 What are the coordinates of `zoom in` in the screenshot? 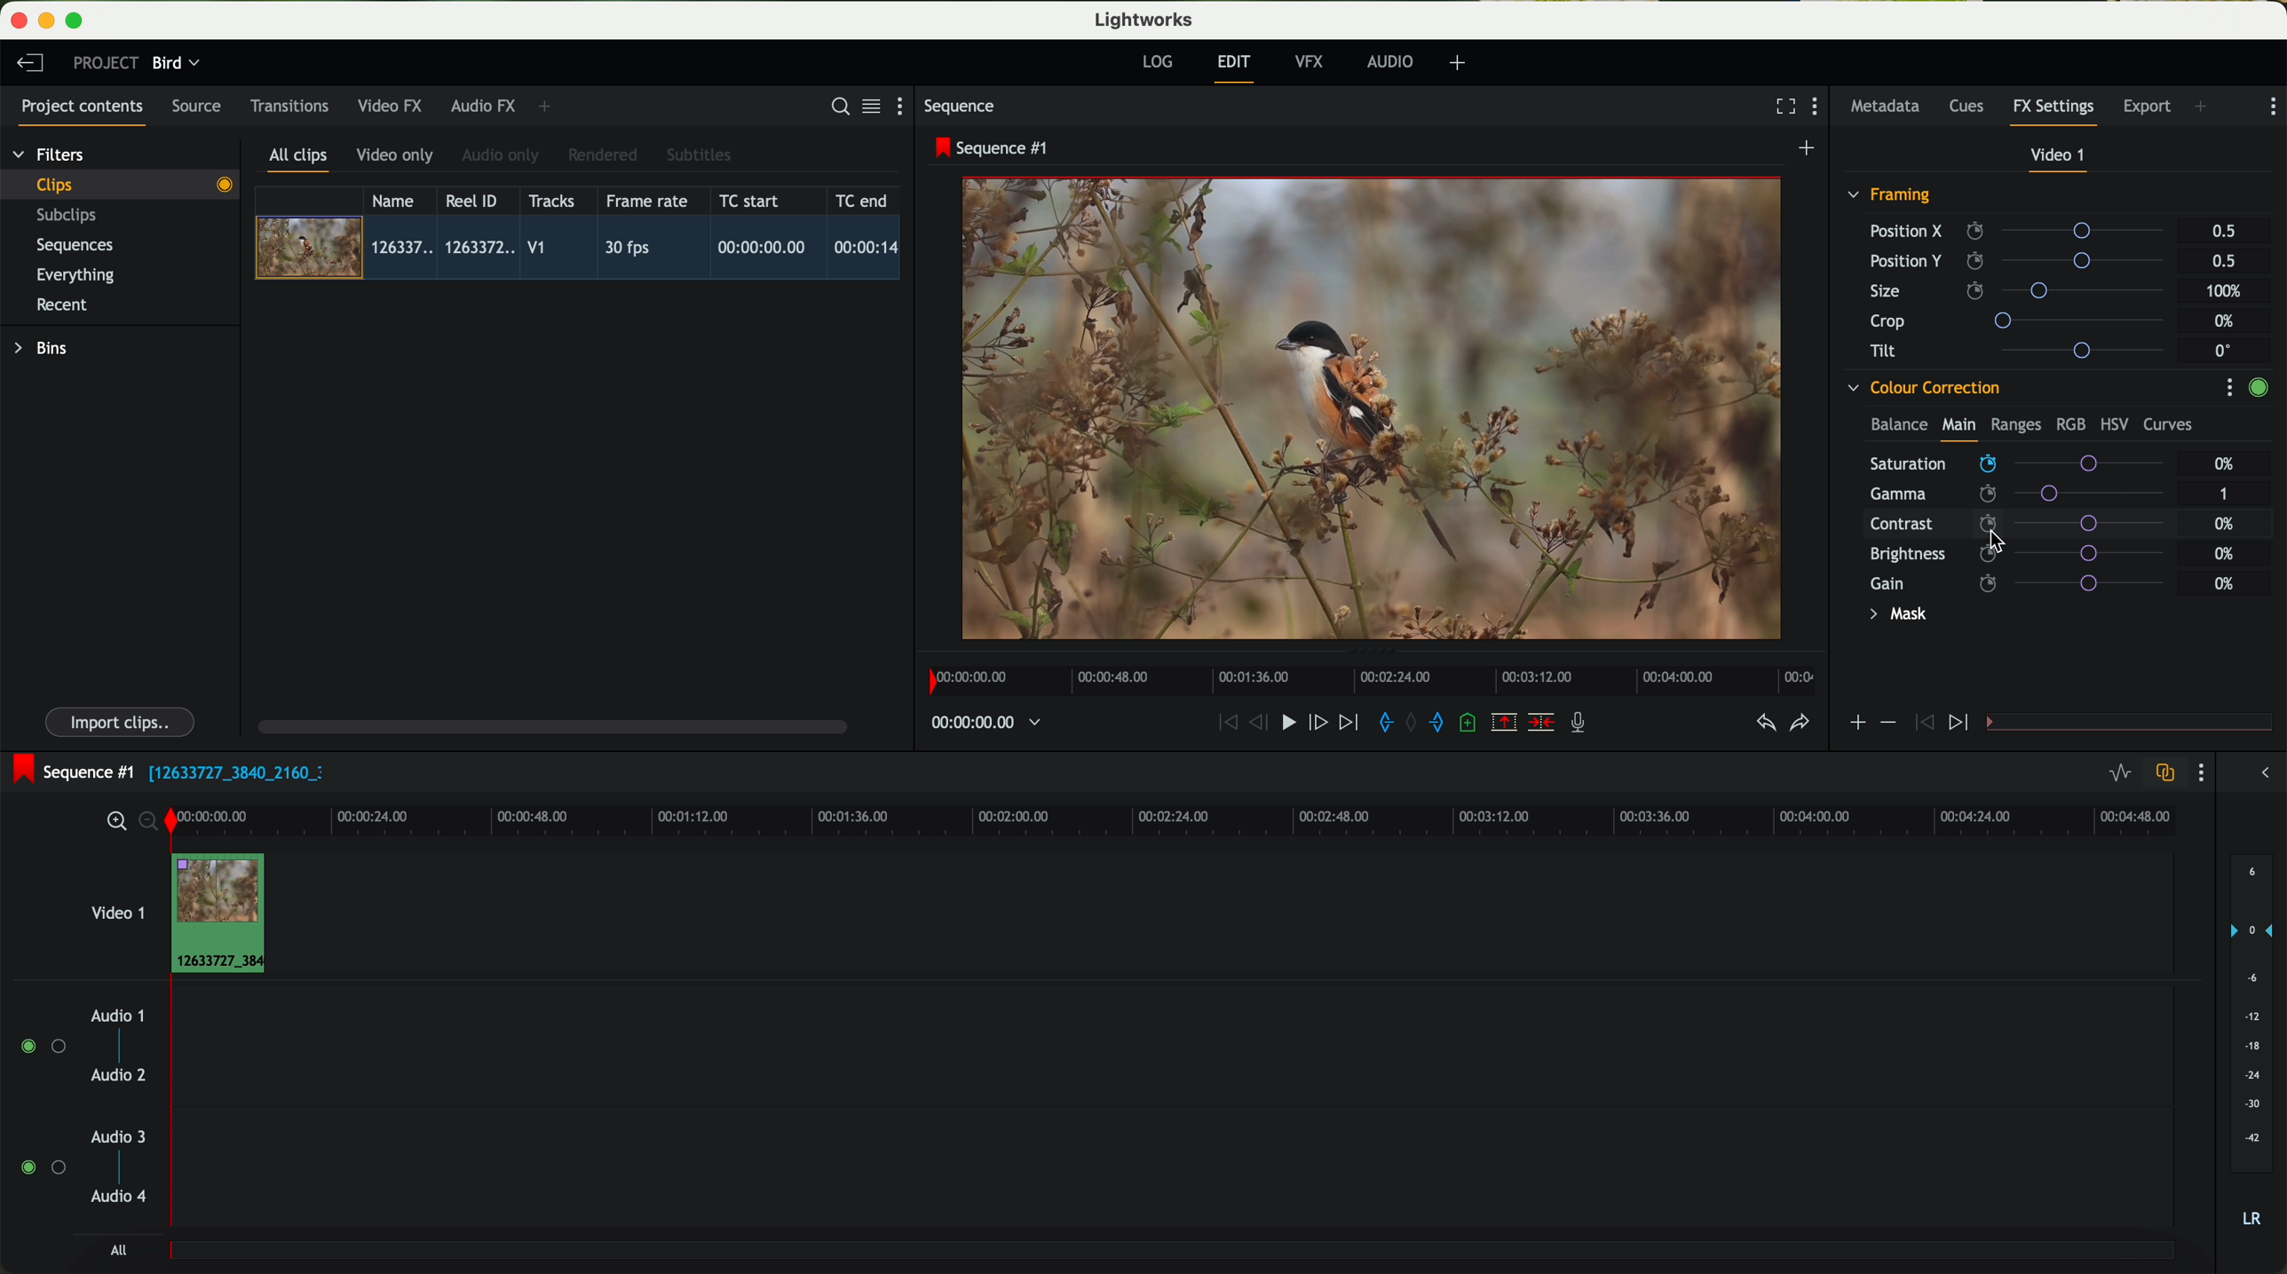 It's located at (114, 822).